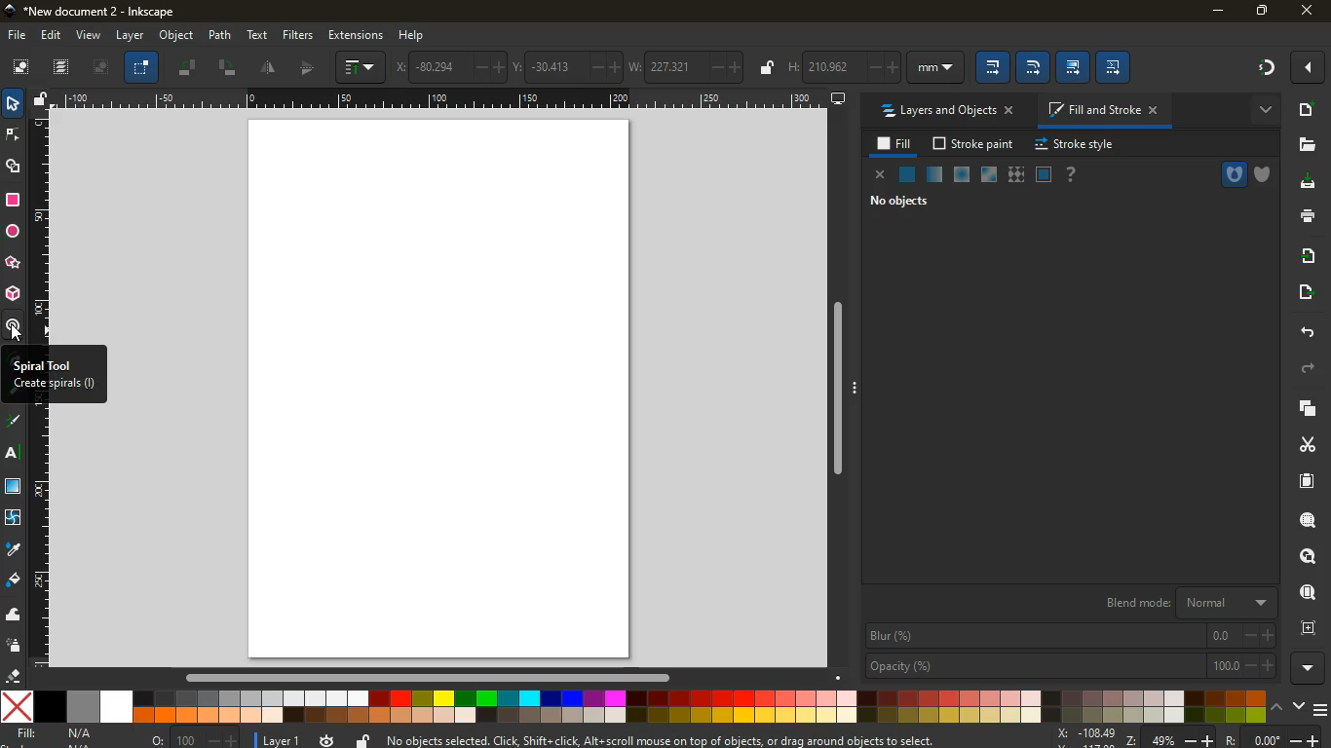 The image size is (1331, 748). Describe the element at coordinates (1073, 67) in the screenshot. I see `edit` at that location.